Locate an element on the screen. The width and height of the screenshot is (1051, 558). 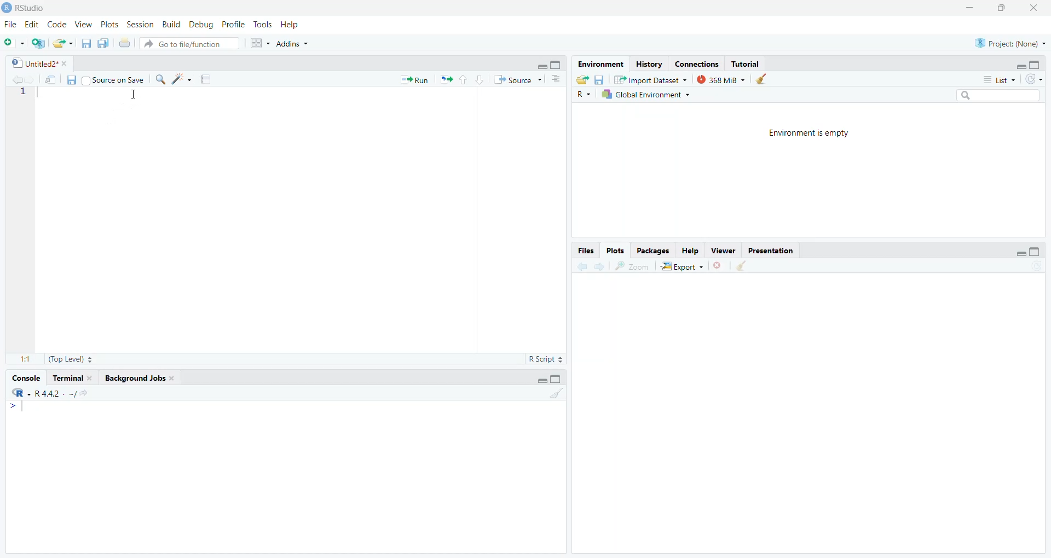
Help is located at coordinates (693, 251).